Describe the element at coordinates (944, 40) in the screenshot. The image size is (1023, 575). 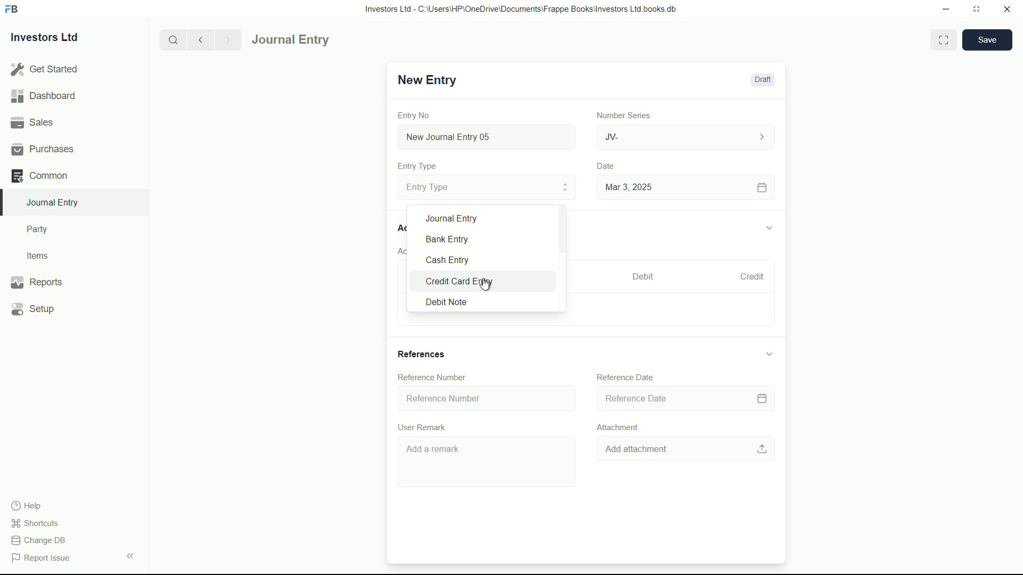
I see `Toggle between form and full width` at that location.